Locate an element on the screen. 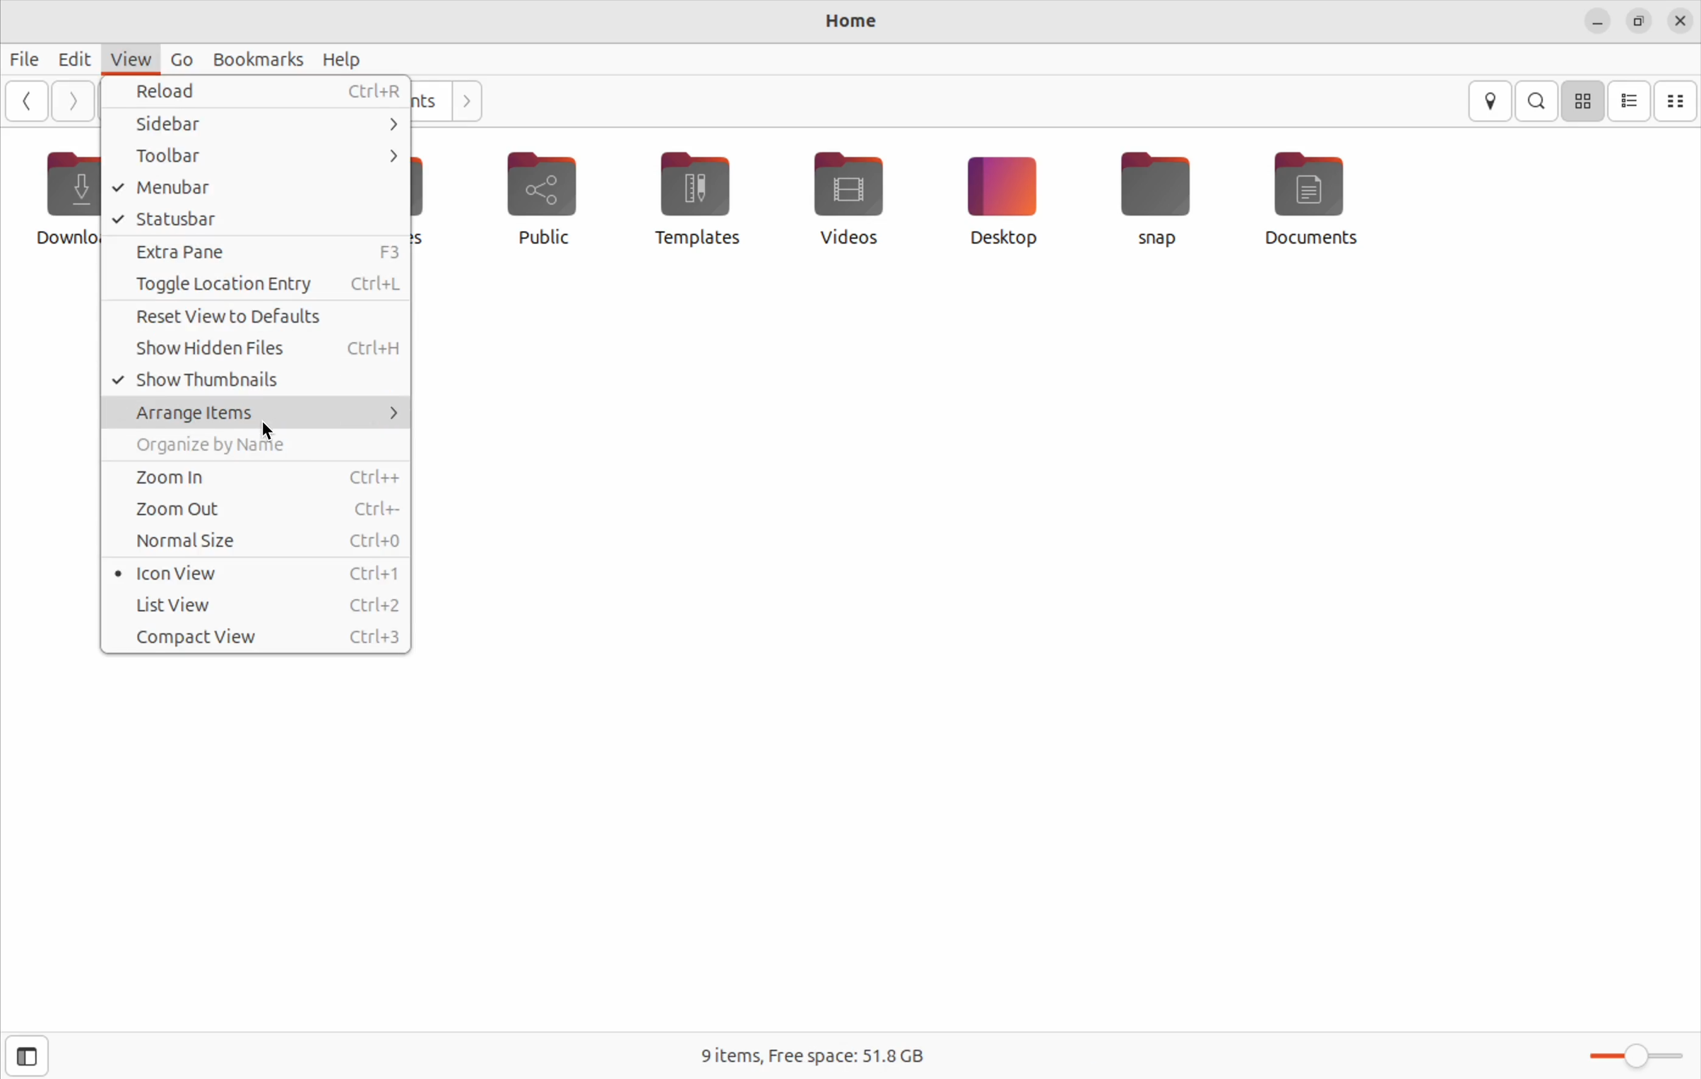 The width and height of the screenshot is (1701, 1079). Snap is located at coordinates (1158, 198).